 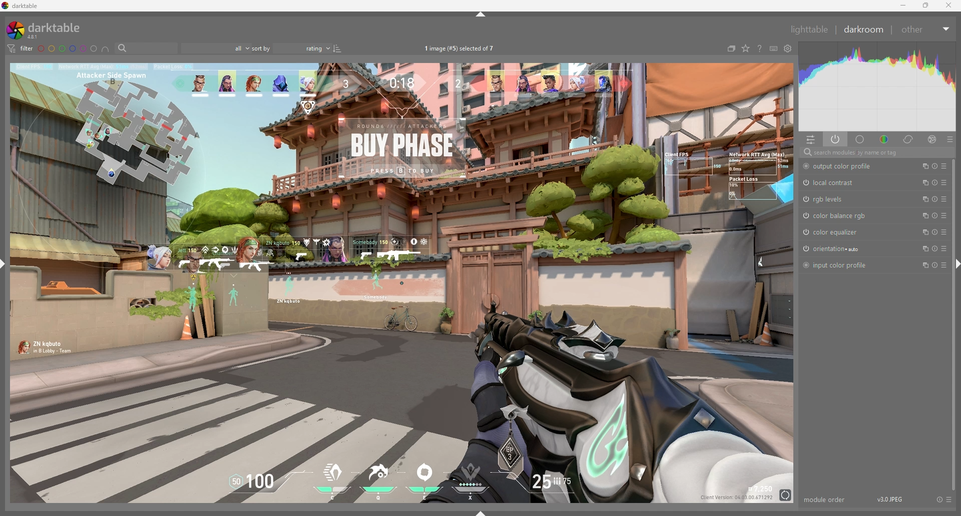 I want to click on color balance rgb, so click(x=836, y=215).